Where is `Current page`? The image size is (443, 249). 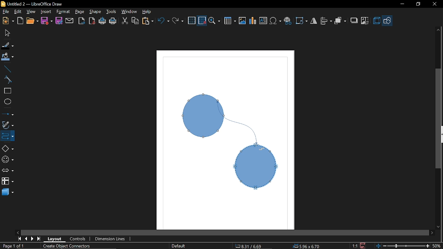
Current page is located at coordinates (13, 246).